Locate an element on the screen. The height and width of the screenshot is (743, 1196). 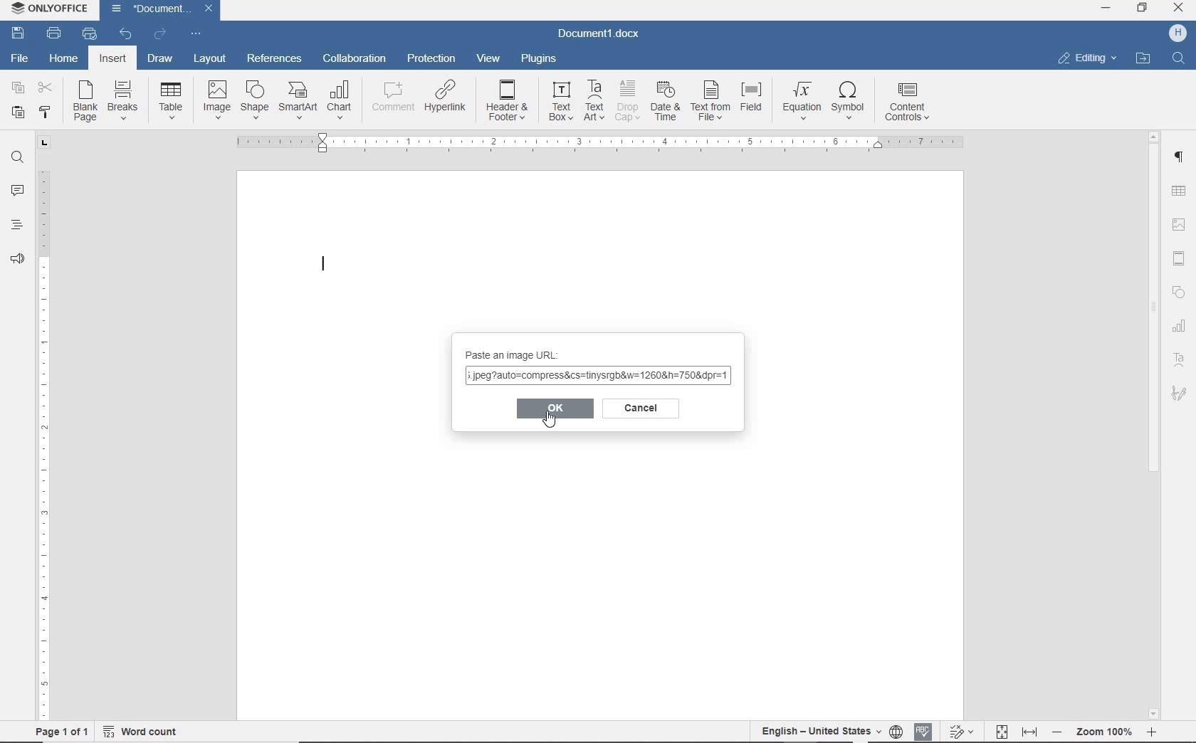
shape is located at coordinates (255, 99).